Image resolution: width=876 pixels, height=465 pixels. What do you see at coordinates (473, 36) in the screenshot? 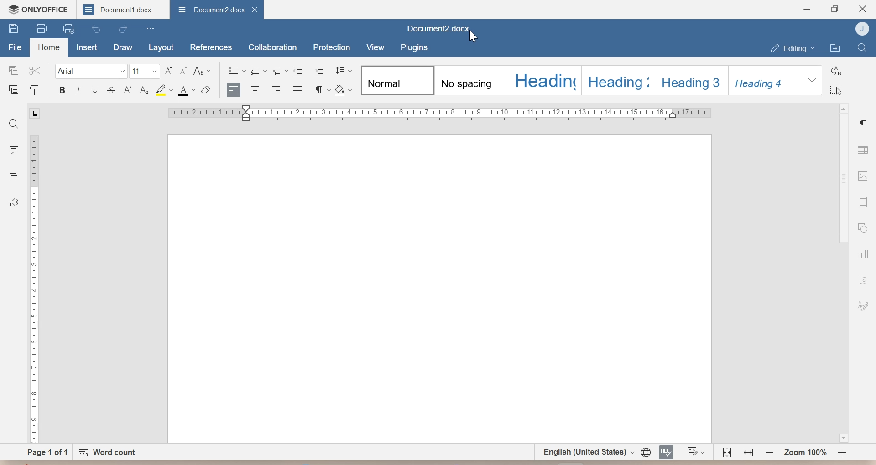
I see `Cursor on file name` at bounding box center [473, 36].